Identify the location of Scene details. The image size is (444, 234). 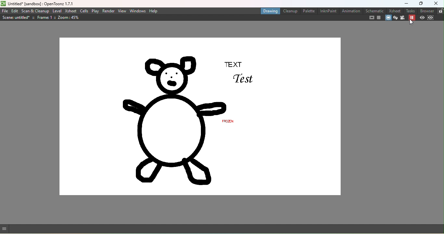
(44, 18).